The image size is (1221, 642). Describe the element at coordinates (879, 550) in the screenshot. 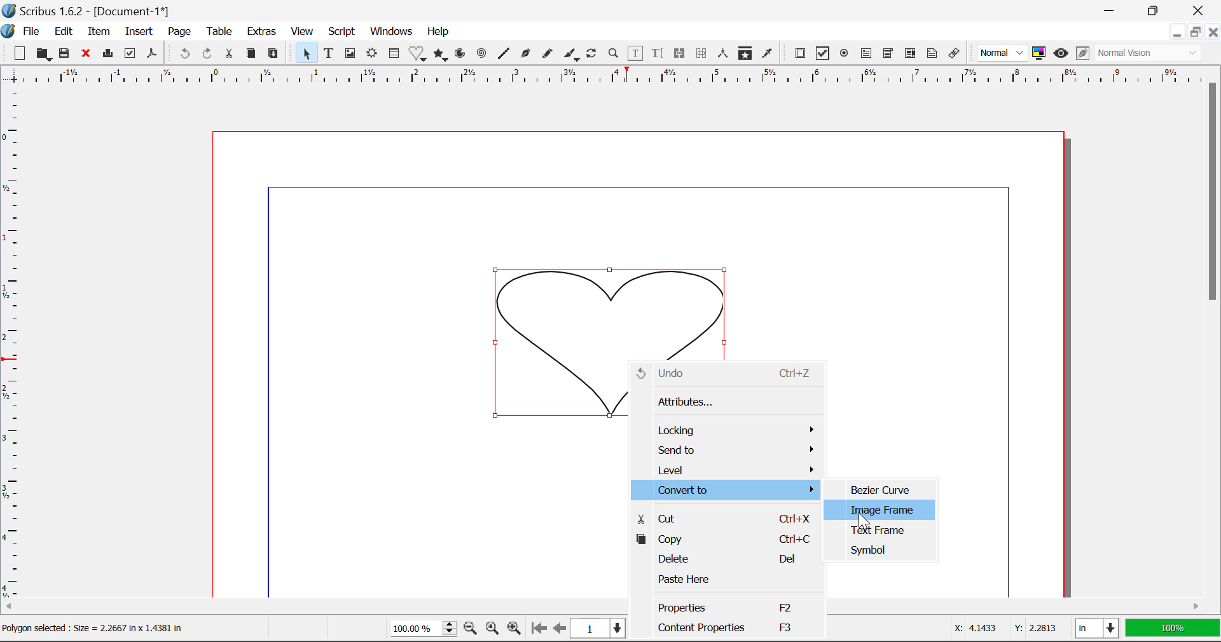

I see `Symbol` at that location.